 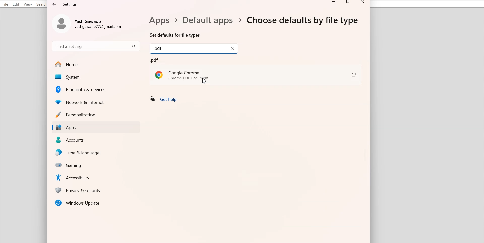 What do you see at coordinates (234, 49) in the screenshot?
I see `Close` at bounding box center [234, 49].